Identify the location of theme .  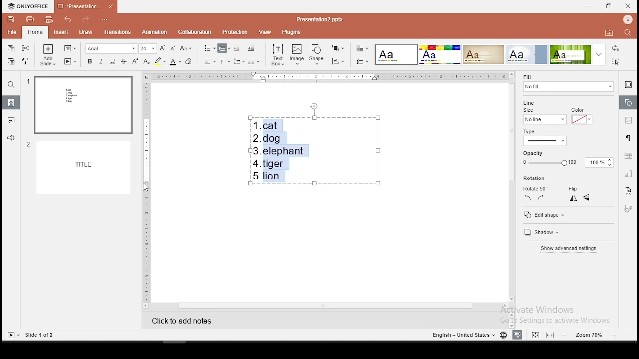
(483, 54).